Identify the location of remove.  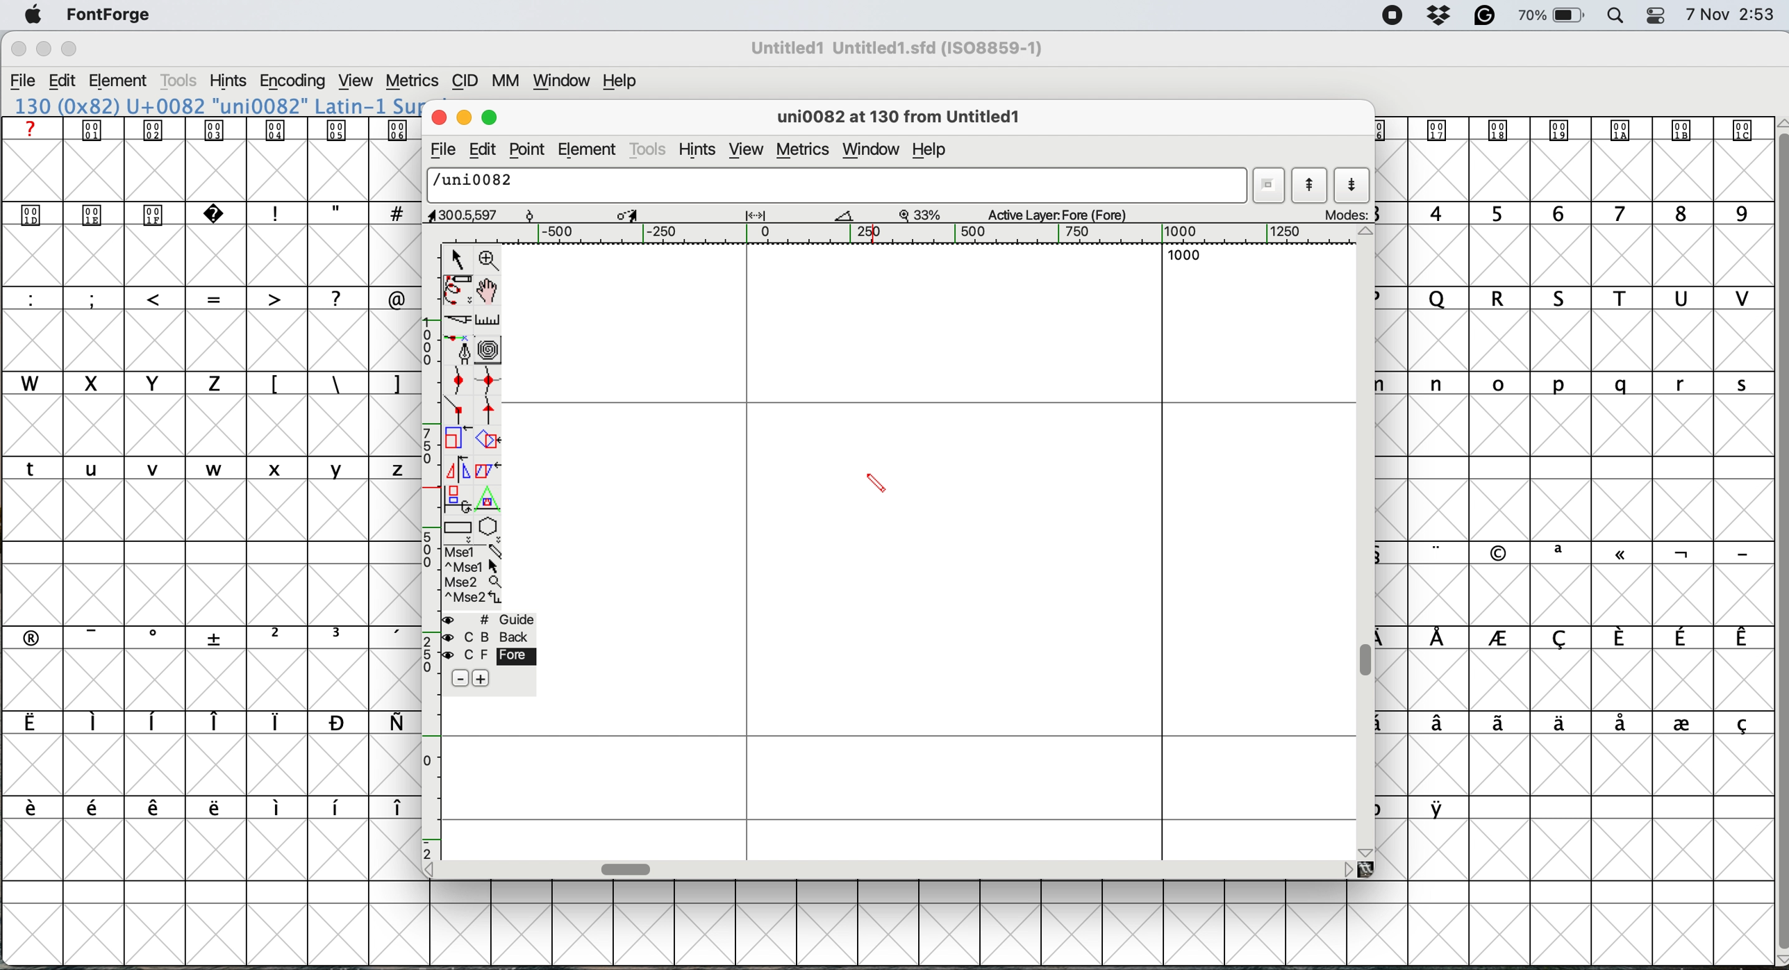
(456, 679).